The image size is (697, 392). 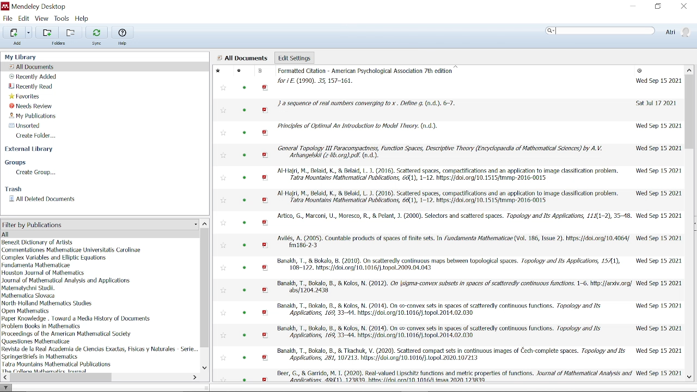 What do you see at coordinates (245, 201) in the screenshot?
I see `status` at bounding box center [245, 201].